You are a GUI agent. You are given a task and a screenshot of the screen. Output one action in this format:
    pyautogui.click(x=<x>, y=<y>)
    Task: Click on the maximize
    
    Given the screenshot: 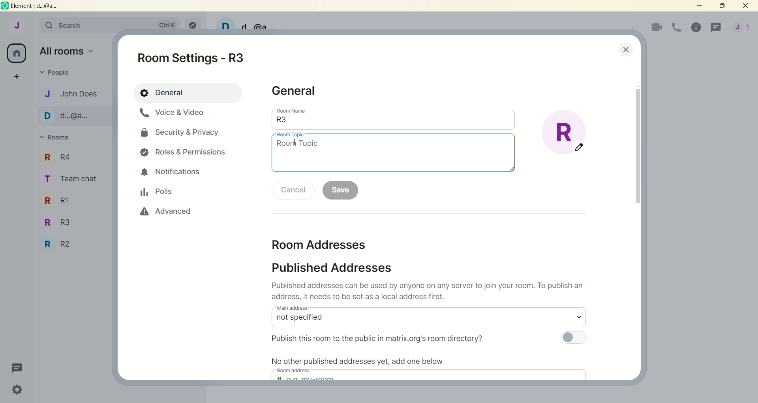 What is the action you would take?
    pyautogui.click(x=726, y=8)
    